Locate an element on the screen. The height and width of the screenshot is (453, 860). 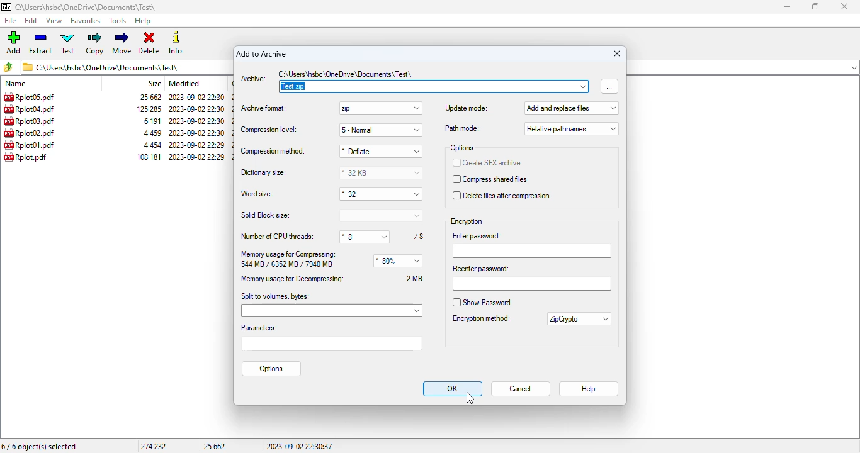
6/6 object(s) selected is located at coordinates (40, 447).